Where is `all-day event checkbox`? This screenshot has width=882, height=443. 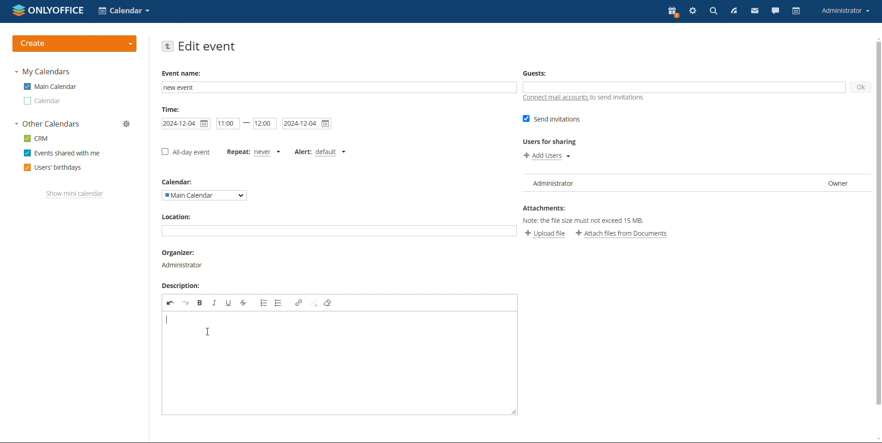
all-day event checkbox is located at coordinates (186, 152).